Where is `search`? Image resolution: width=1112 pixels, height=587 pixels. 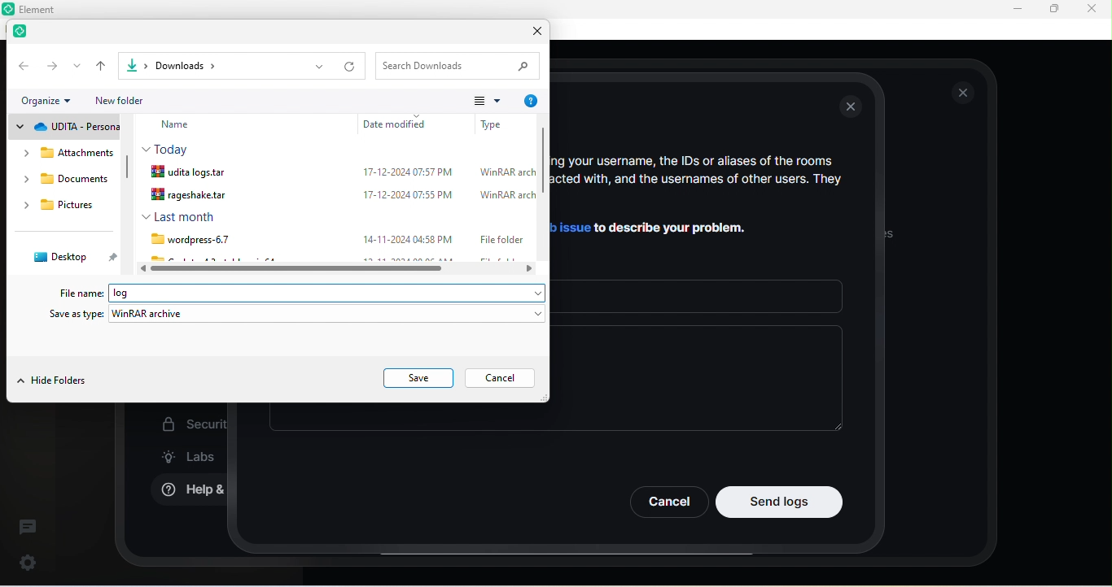
search is located at coordinates (461, 65).